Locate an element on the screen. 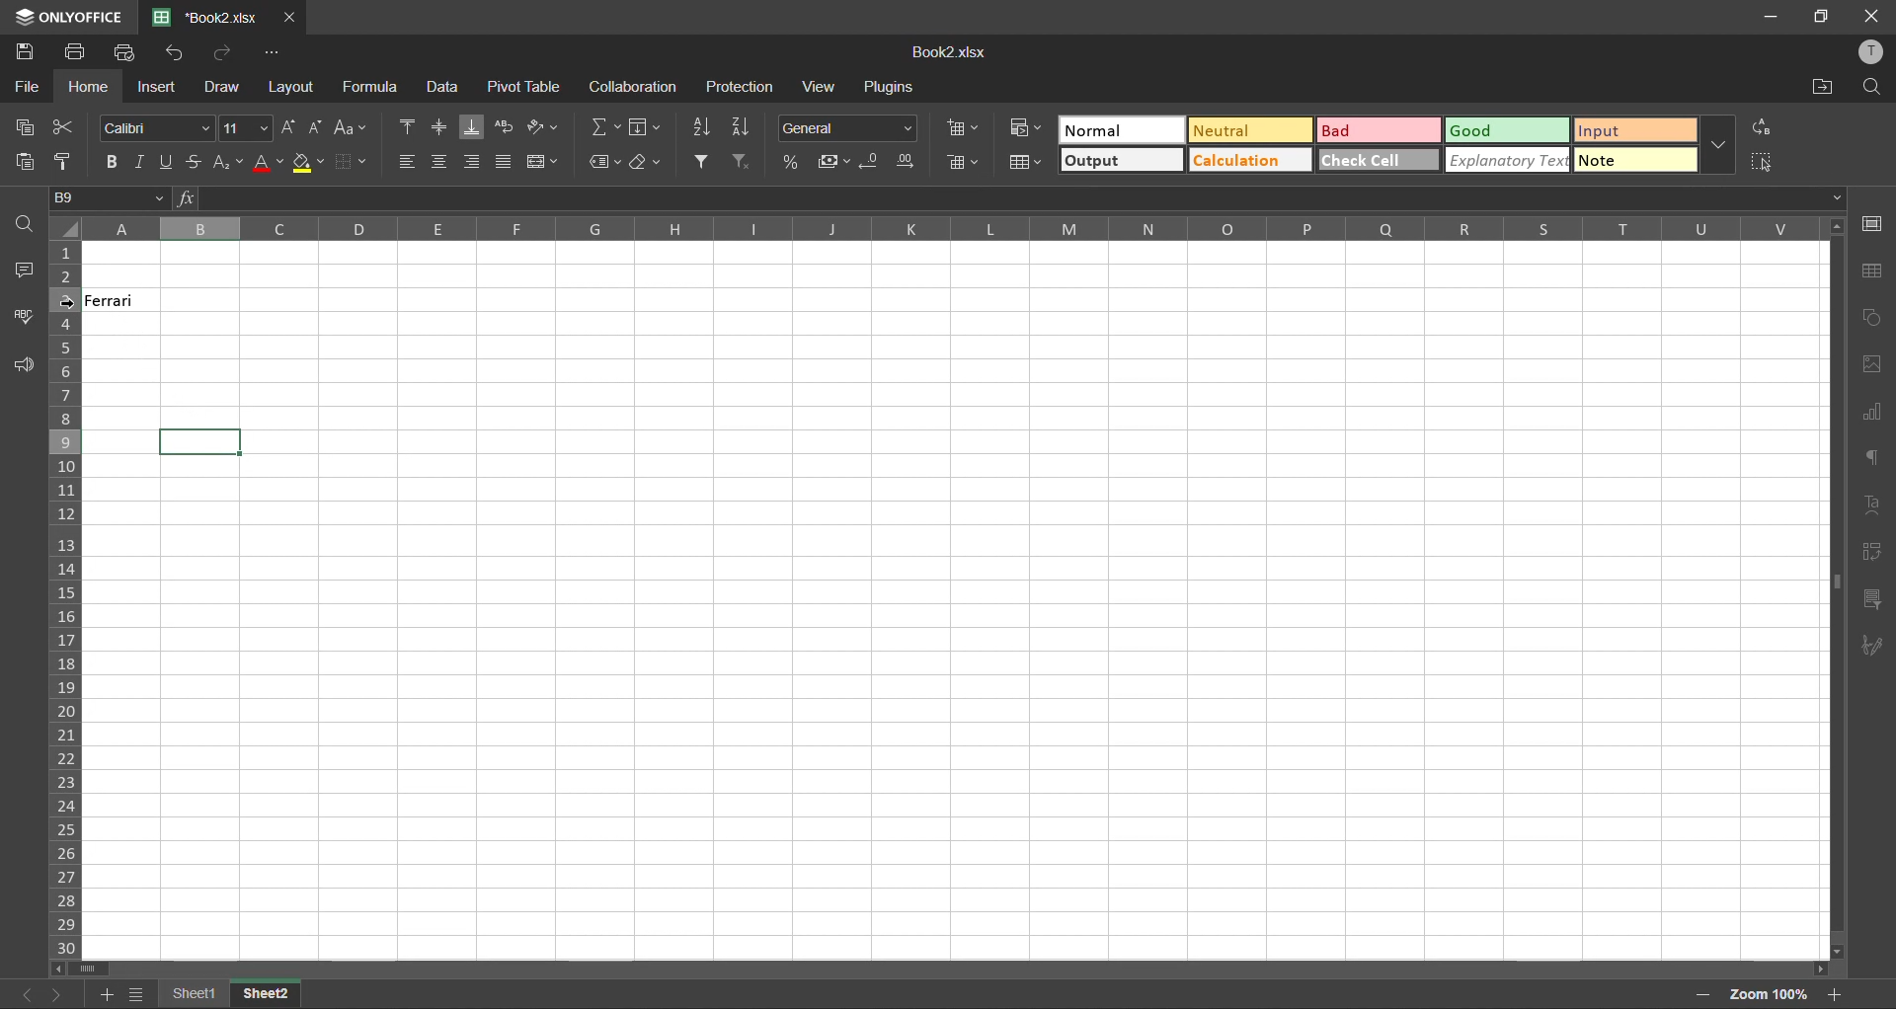  print is located at coordinates (74, 52).